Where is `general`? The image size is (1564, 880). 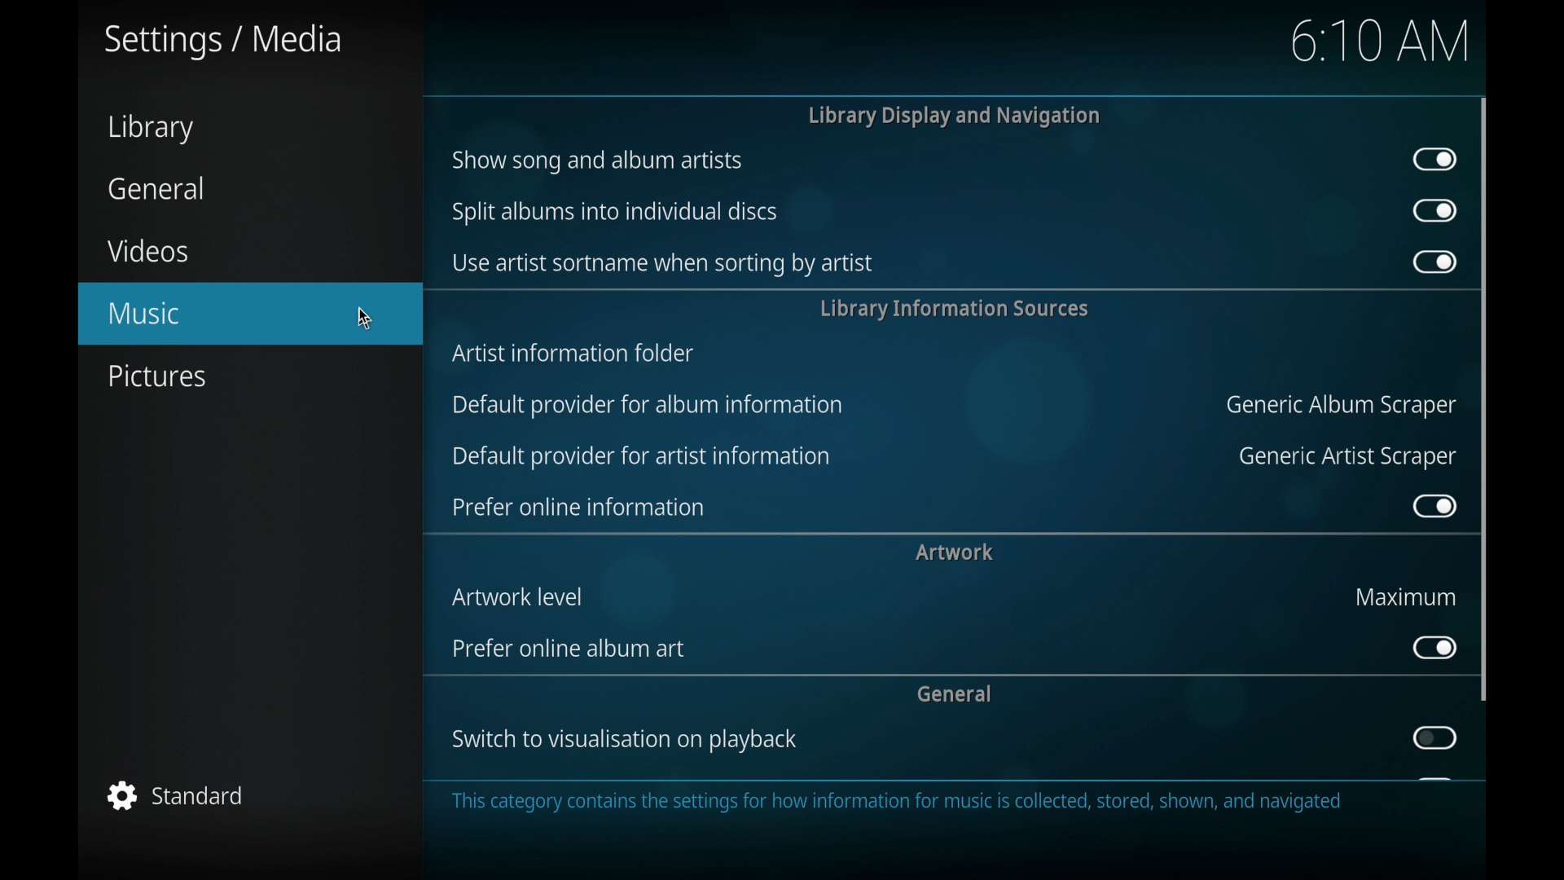 general is located at coordinates (955, 693).